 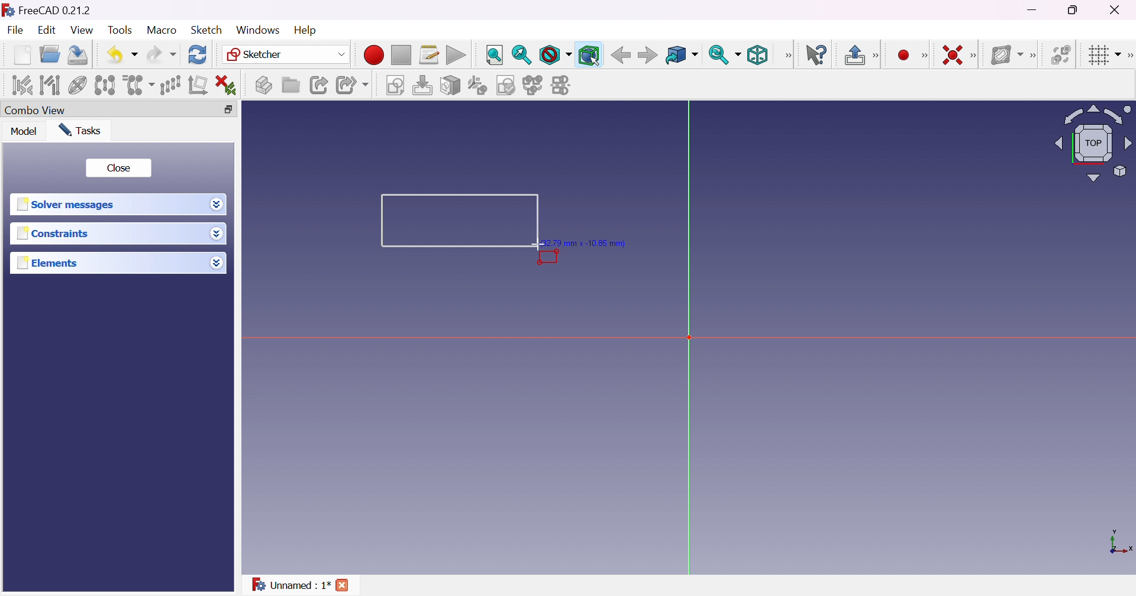 I want to click on Create group, so click(x=291, y=86).